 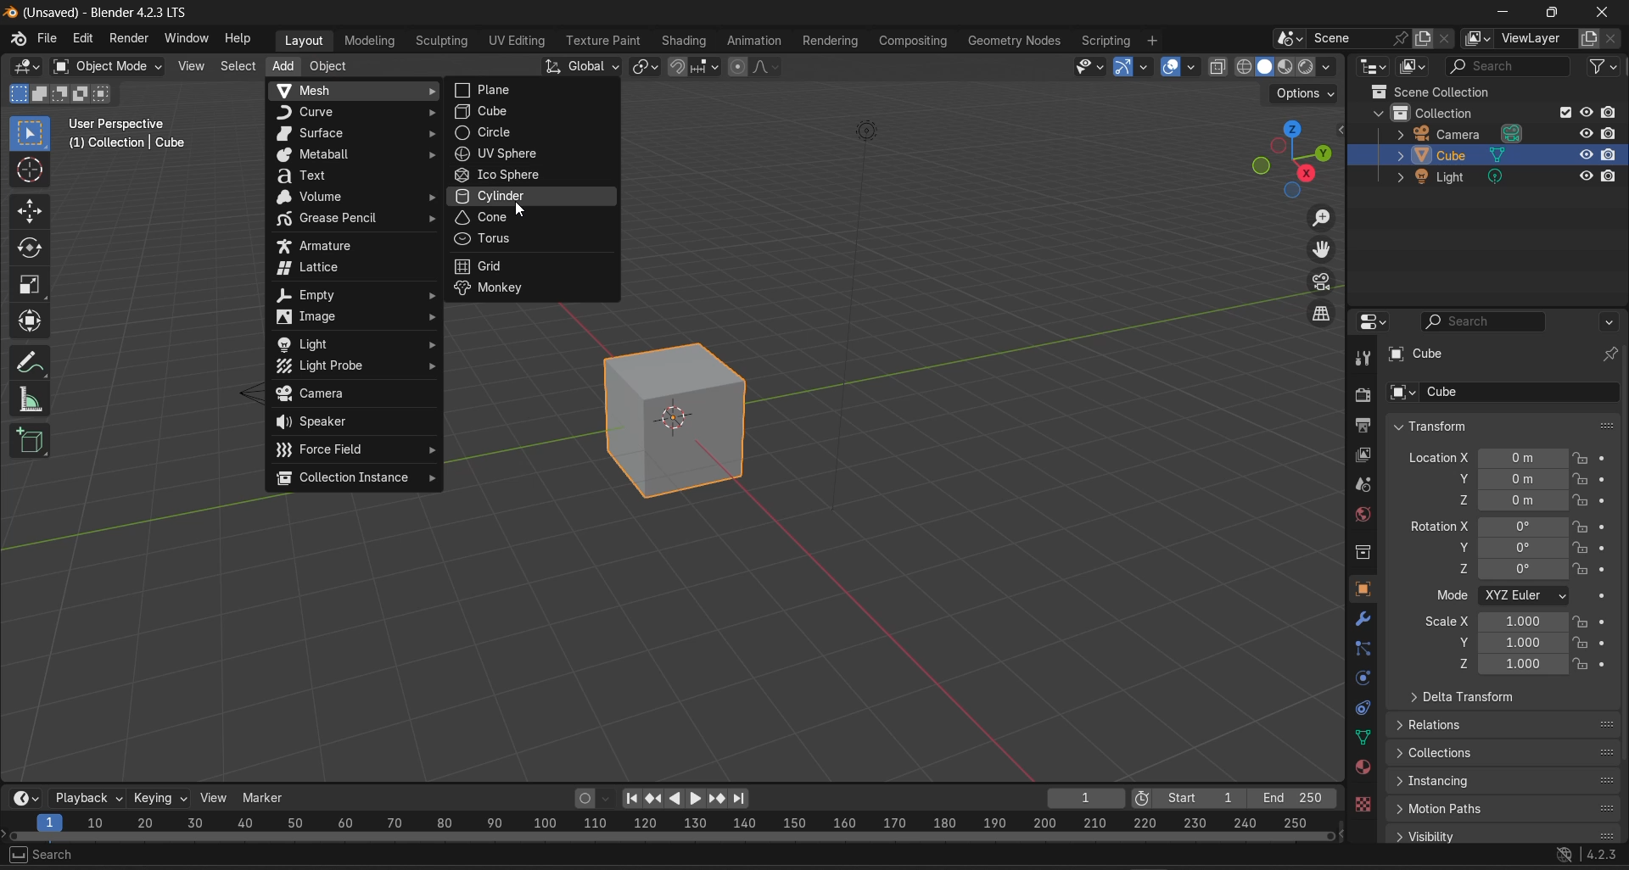 I want to click on image, so click(x=353, y=318).